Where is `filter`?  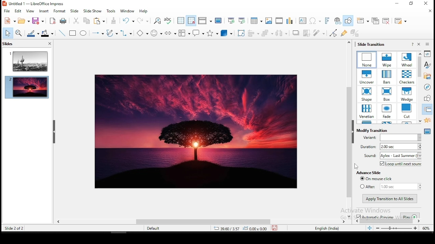
filter is located at coordinates (320, 33).